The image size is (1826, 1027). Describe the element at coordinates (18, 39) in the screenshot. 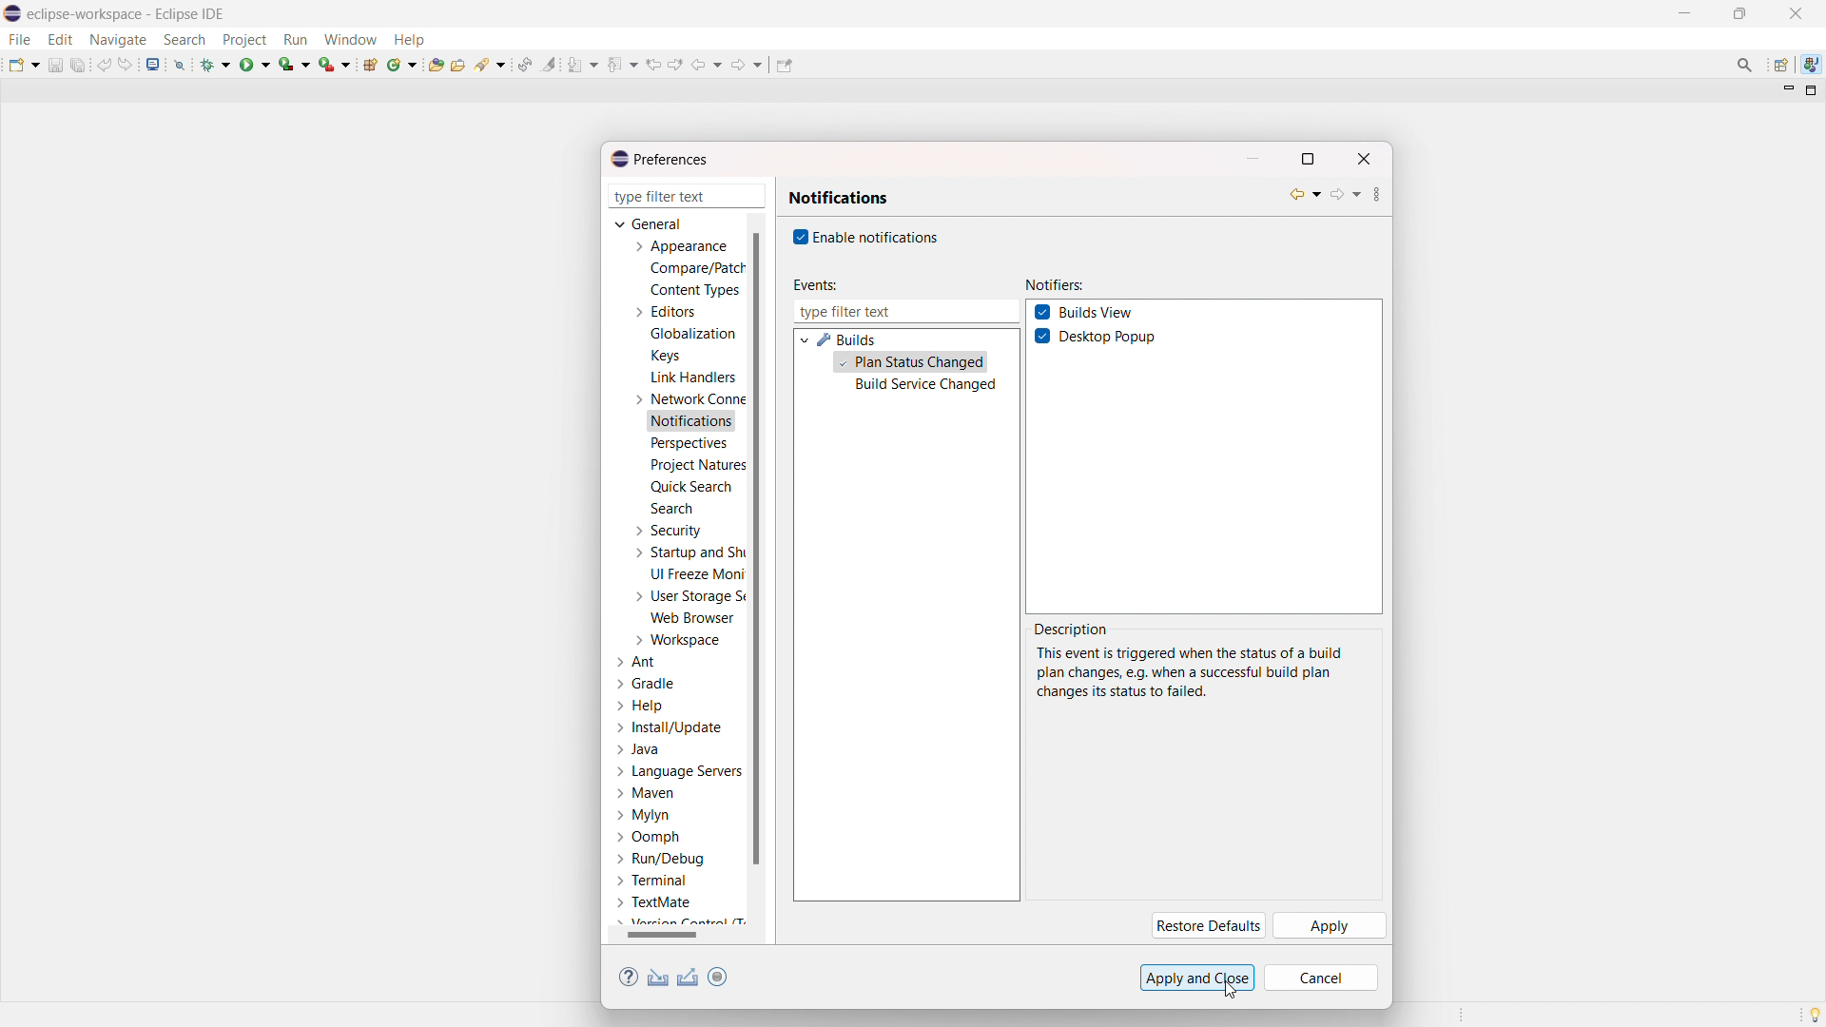

I see `file` at that location.